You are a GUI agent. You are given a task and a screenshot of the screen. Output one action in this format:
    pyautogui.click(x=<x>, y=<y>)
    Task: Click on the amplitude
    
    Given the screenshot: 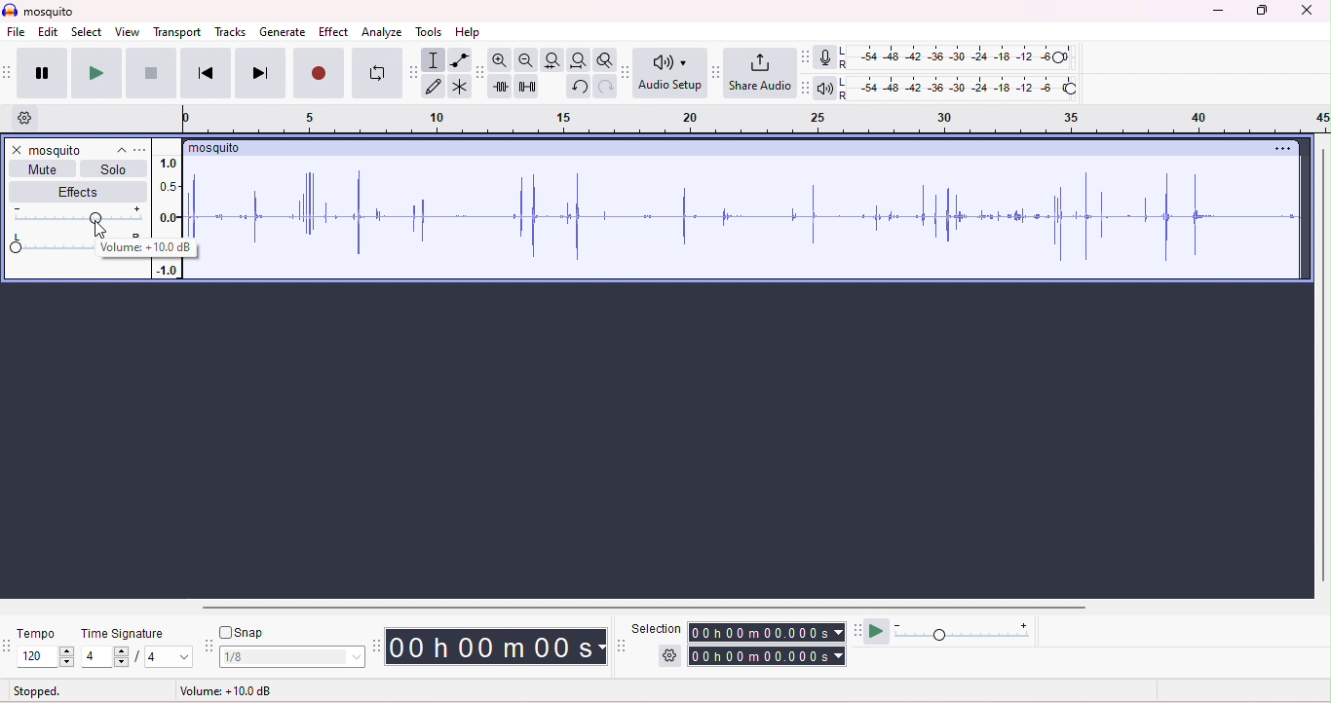 What is the action you would take?
    pyautogui.click(x=166, y=270)
    